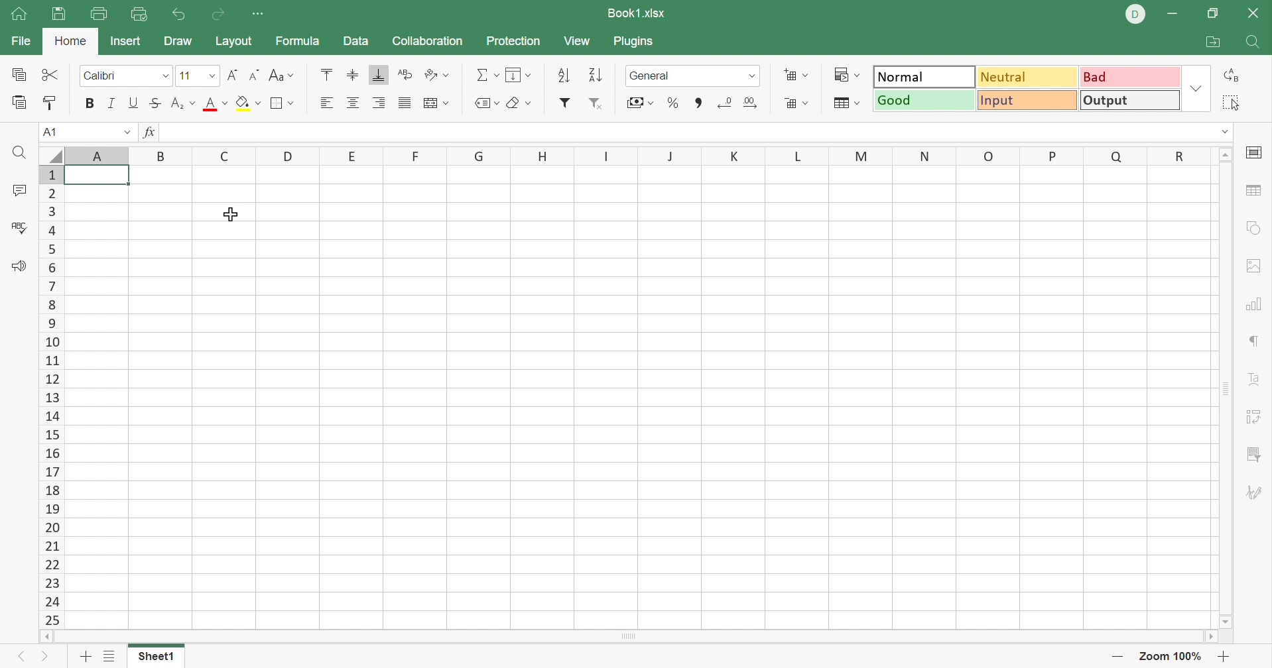 This screenshot has height=668, width=1272. Describe the element at coordinates (209, 75) in the screenshot. I see `Drop Down` at that location.